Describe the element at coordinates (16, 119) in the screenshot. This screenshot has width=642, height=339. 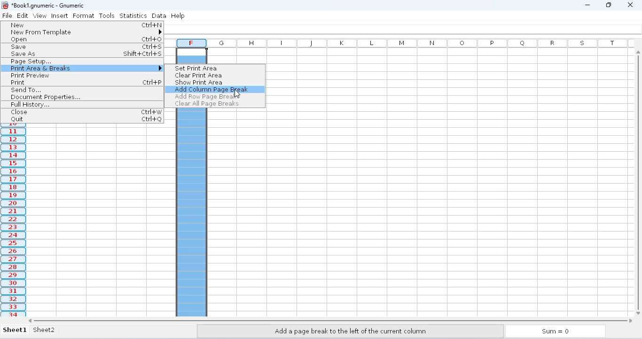
I see `quit` at that location.